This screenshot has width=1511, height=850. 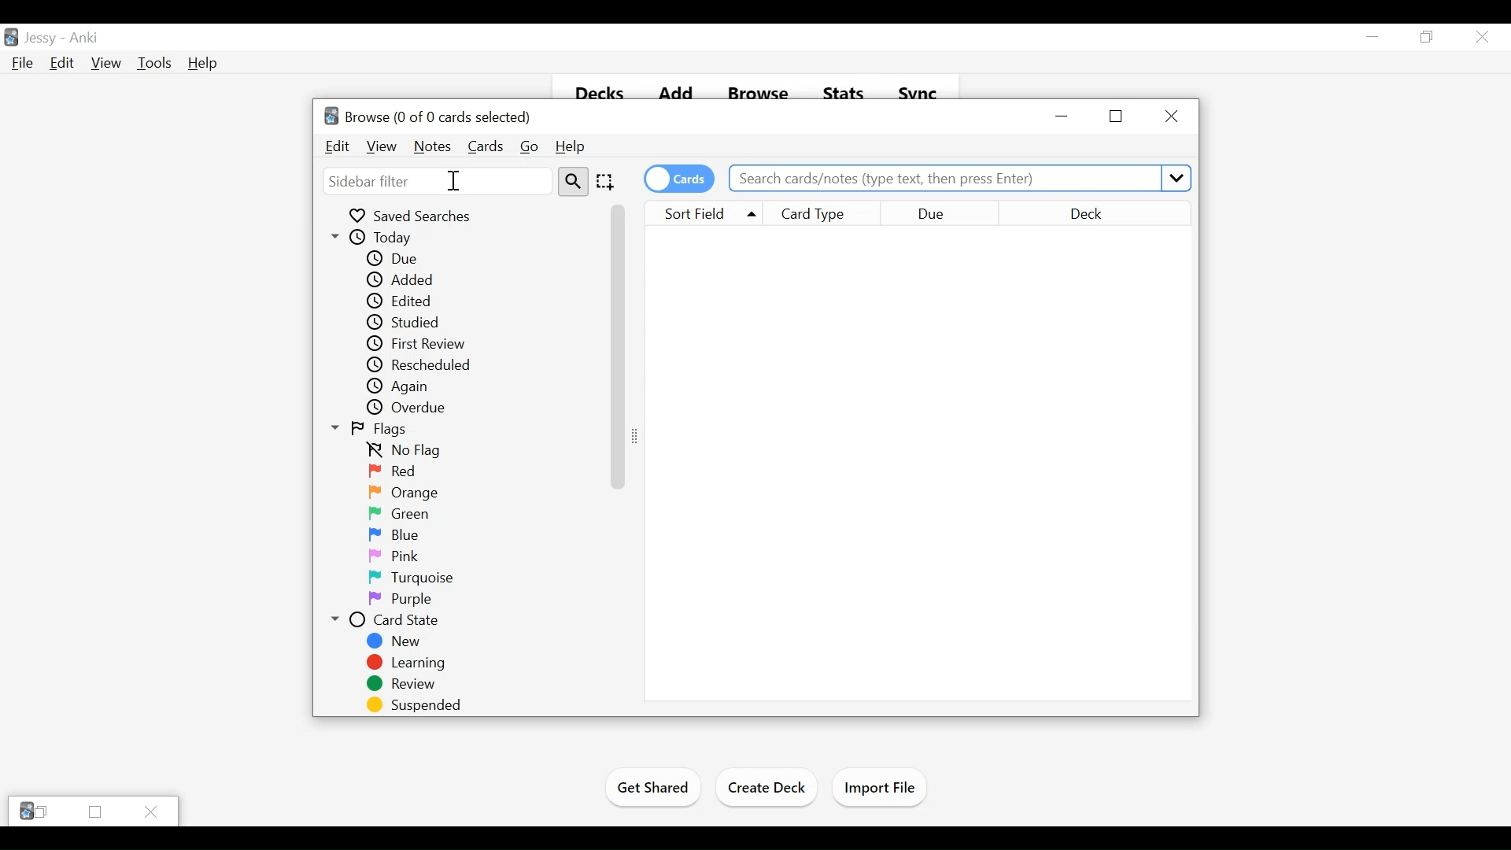 What do you see at coordinates (105, 64) in the screenshot?
I see `View` at bounding box center [105, 64].